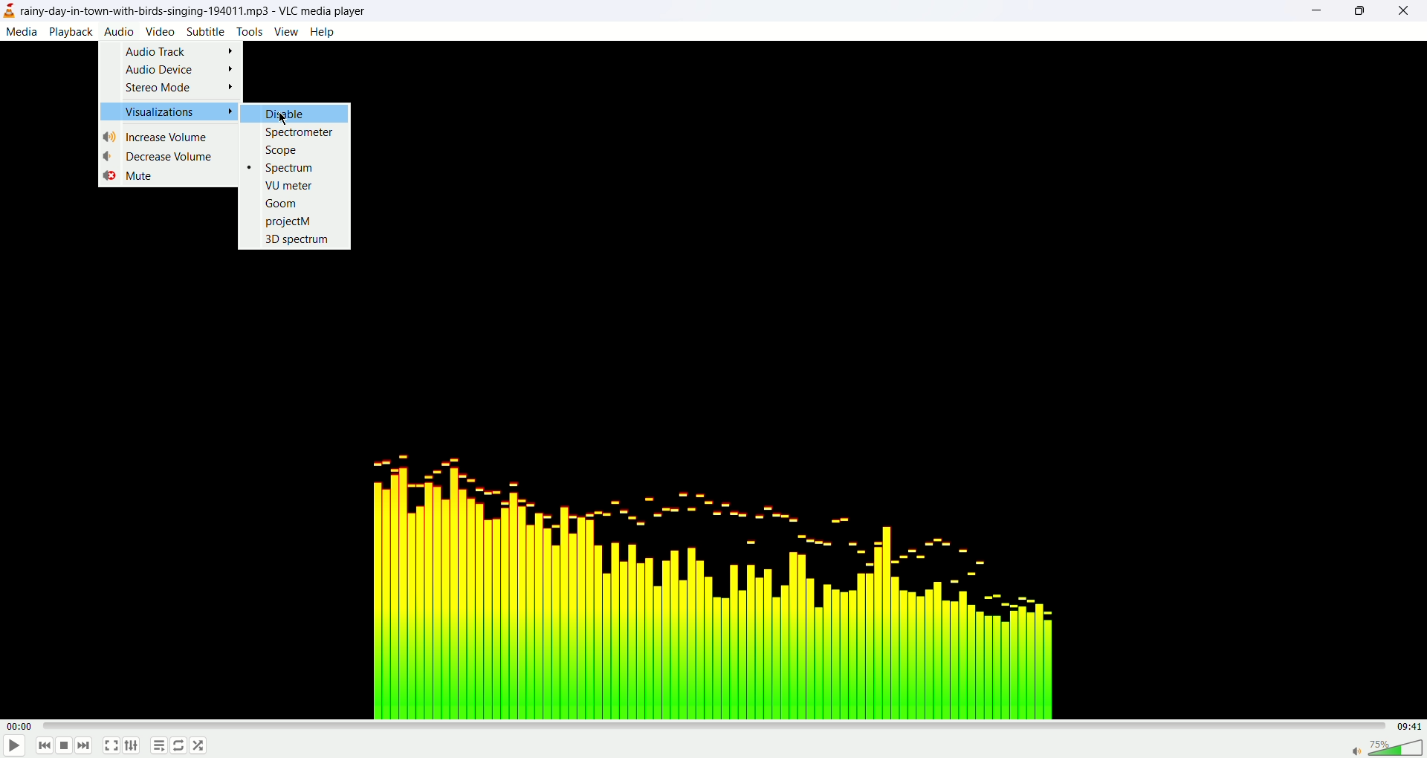 This screenshot has width=1427, height=758. Describe the element at coordinates (84, 746) in the screenshot. I see `next` at that location.